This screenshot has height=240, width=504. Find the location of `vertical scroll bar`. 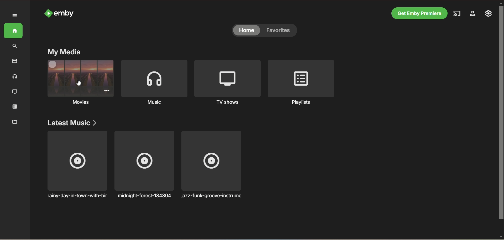

vertical scroll bar is located at coordinates (501, 119).